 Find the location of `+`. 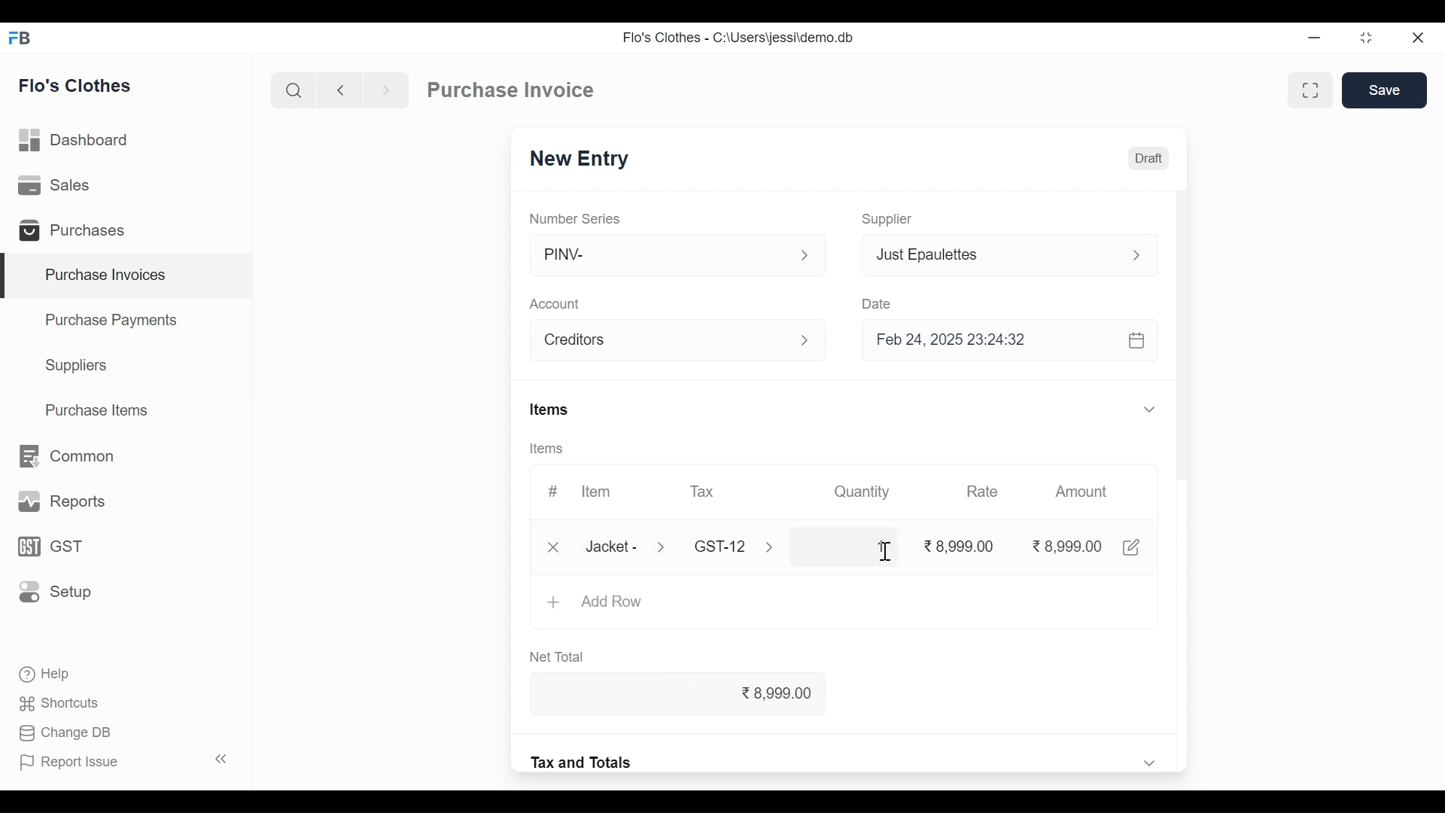

+ is located at coordinates (553, 604).